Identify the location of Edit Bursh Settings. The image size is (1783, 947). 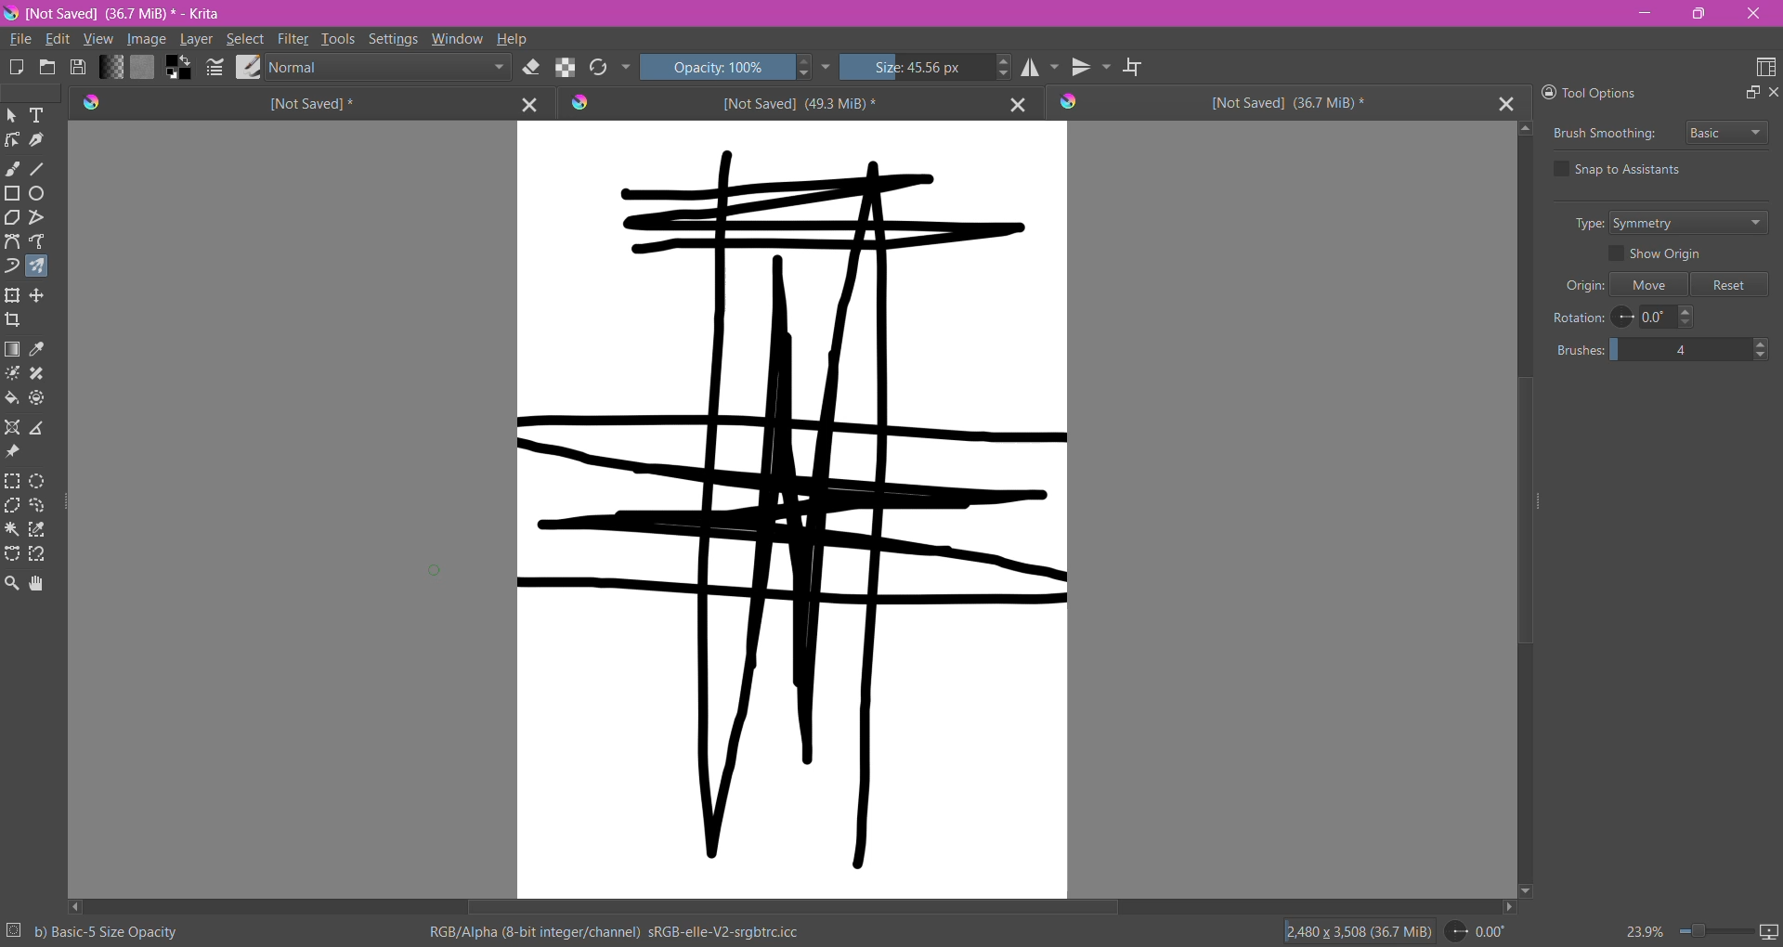
(215, 69).